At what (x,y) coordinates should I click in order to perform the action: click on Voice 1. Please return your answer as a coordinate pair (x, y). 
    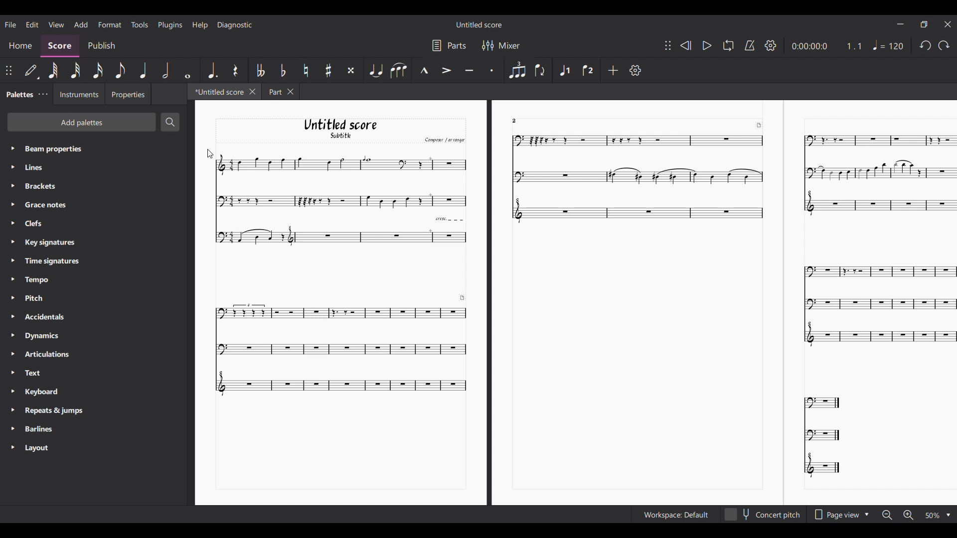
    Looking at the image, I should click on (565, 69).